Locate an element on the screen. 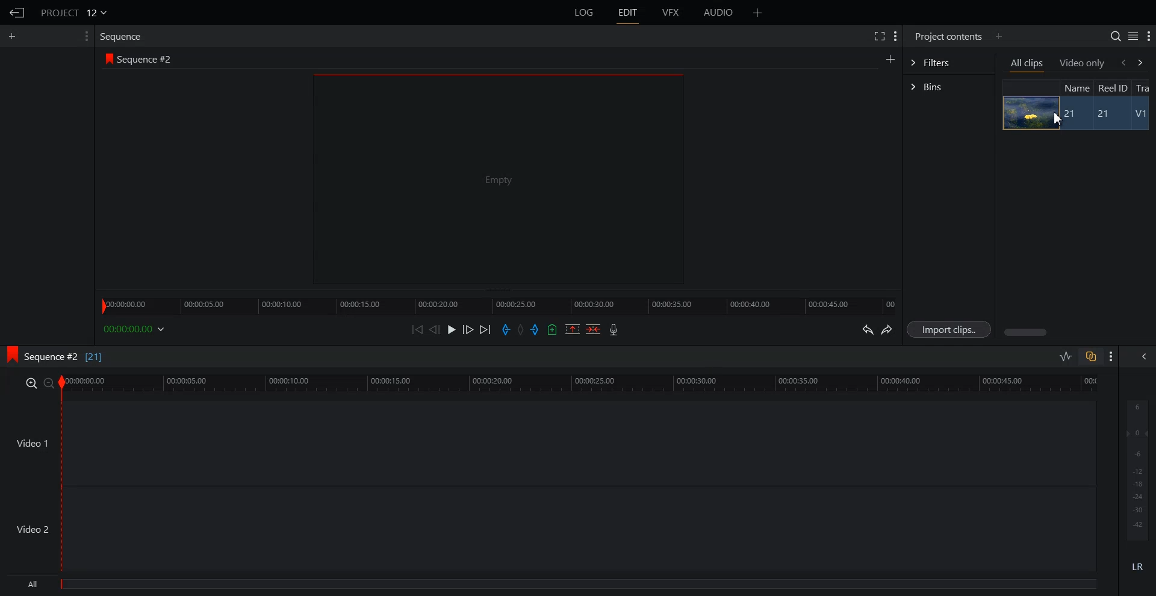  Play is located at coordinates (453, 329).